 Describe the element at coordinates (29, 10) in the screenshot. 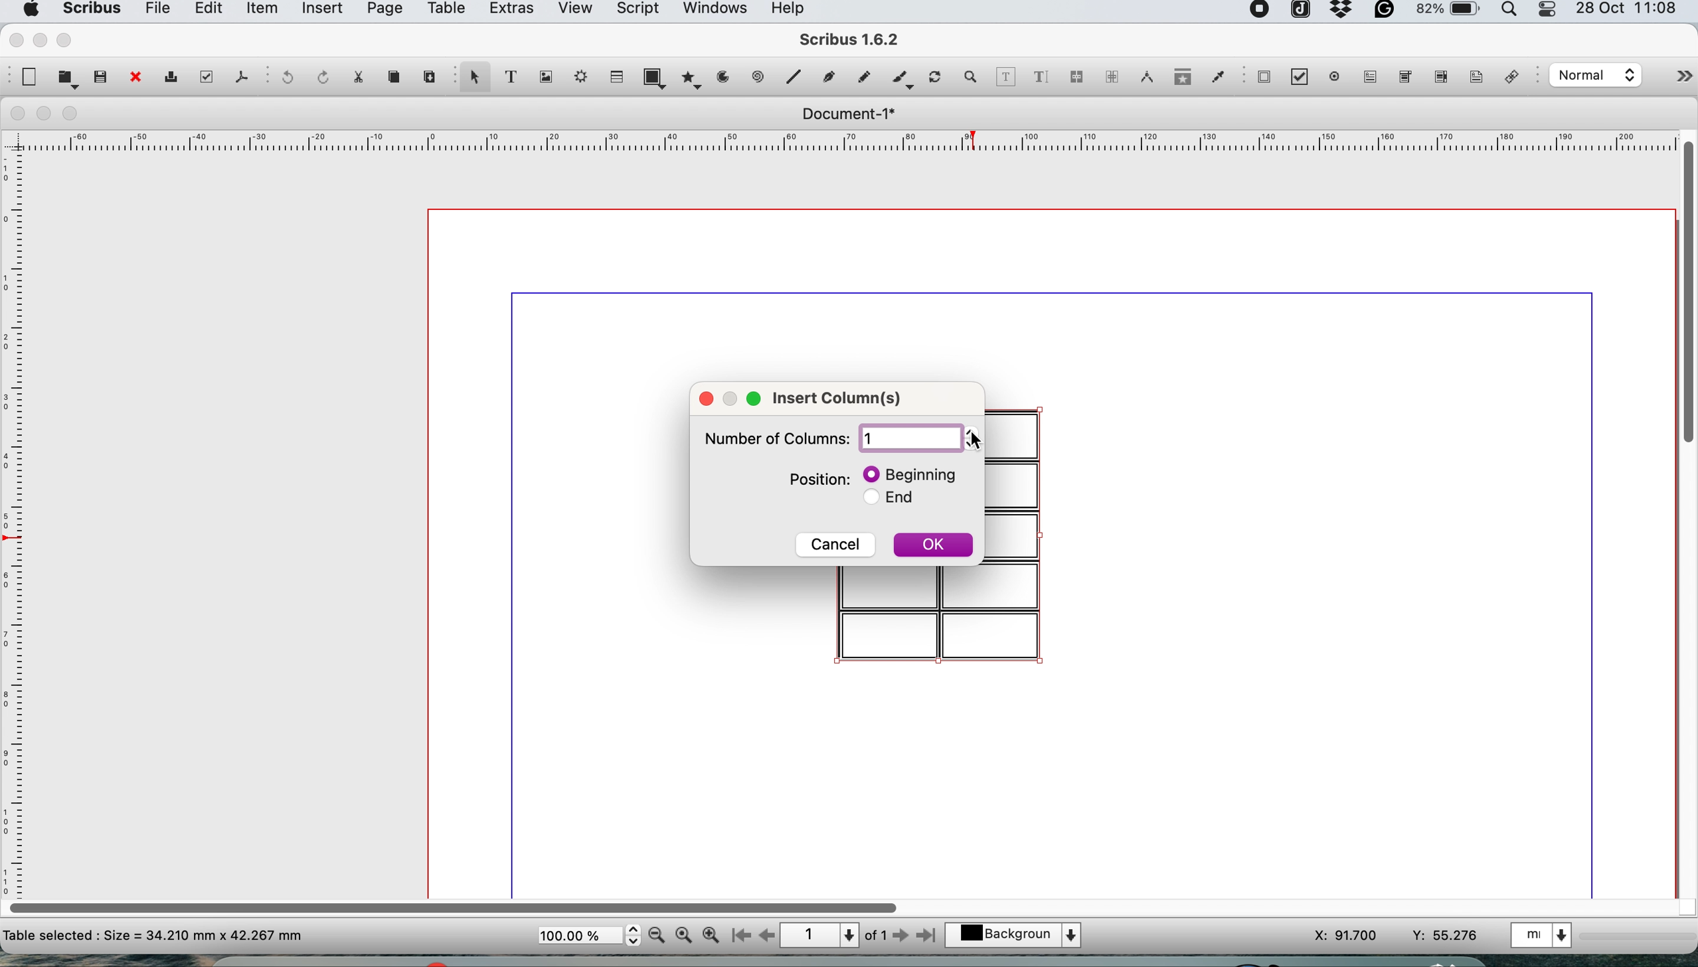

I see `system logo` at that location.